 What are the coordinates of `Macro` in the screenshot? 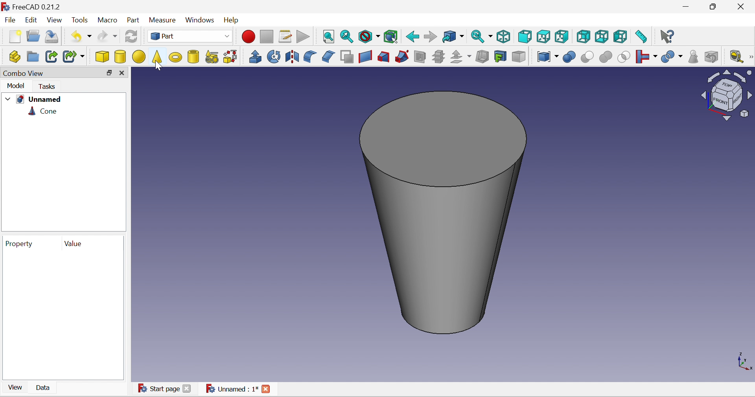 It's located at (108, 20).